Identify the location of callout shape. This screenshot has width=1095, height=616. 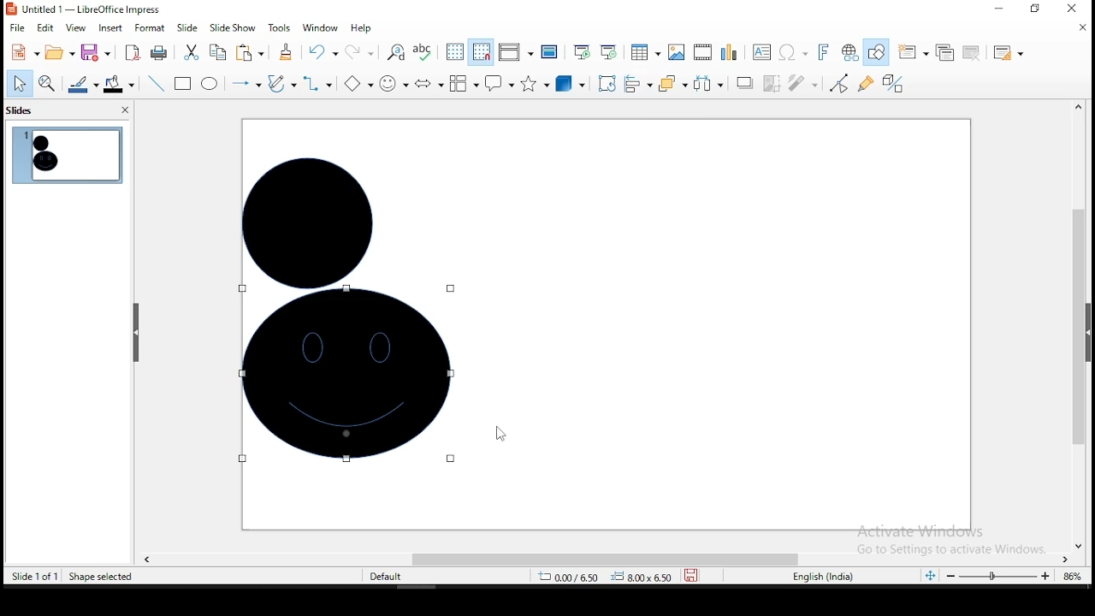
(498, 84).